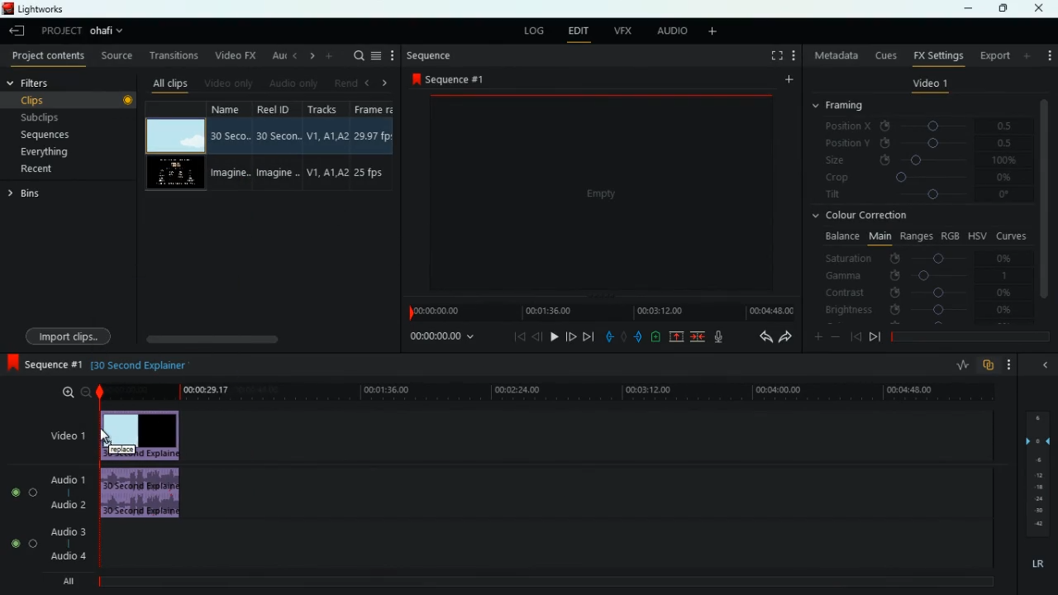 The image size is (1058, 595). I want to click on transitions, so click(171, 55).